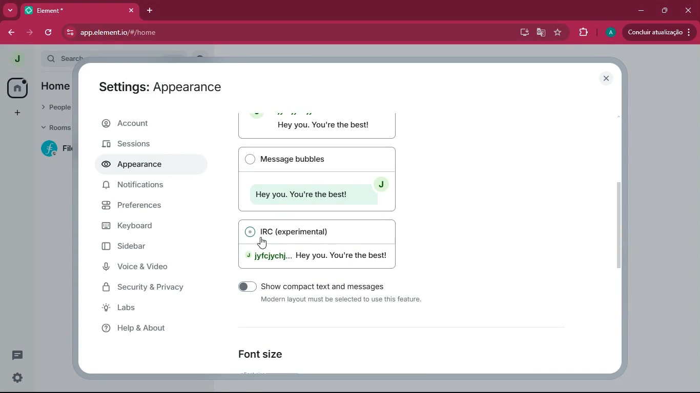 This screenshot has height=393, width=700. What do you see at coordinates (10, 10) in the screenshot?
I see `more` at bounding box center [10, 10].